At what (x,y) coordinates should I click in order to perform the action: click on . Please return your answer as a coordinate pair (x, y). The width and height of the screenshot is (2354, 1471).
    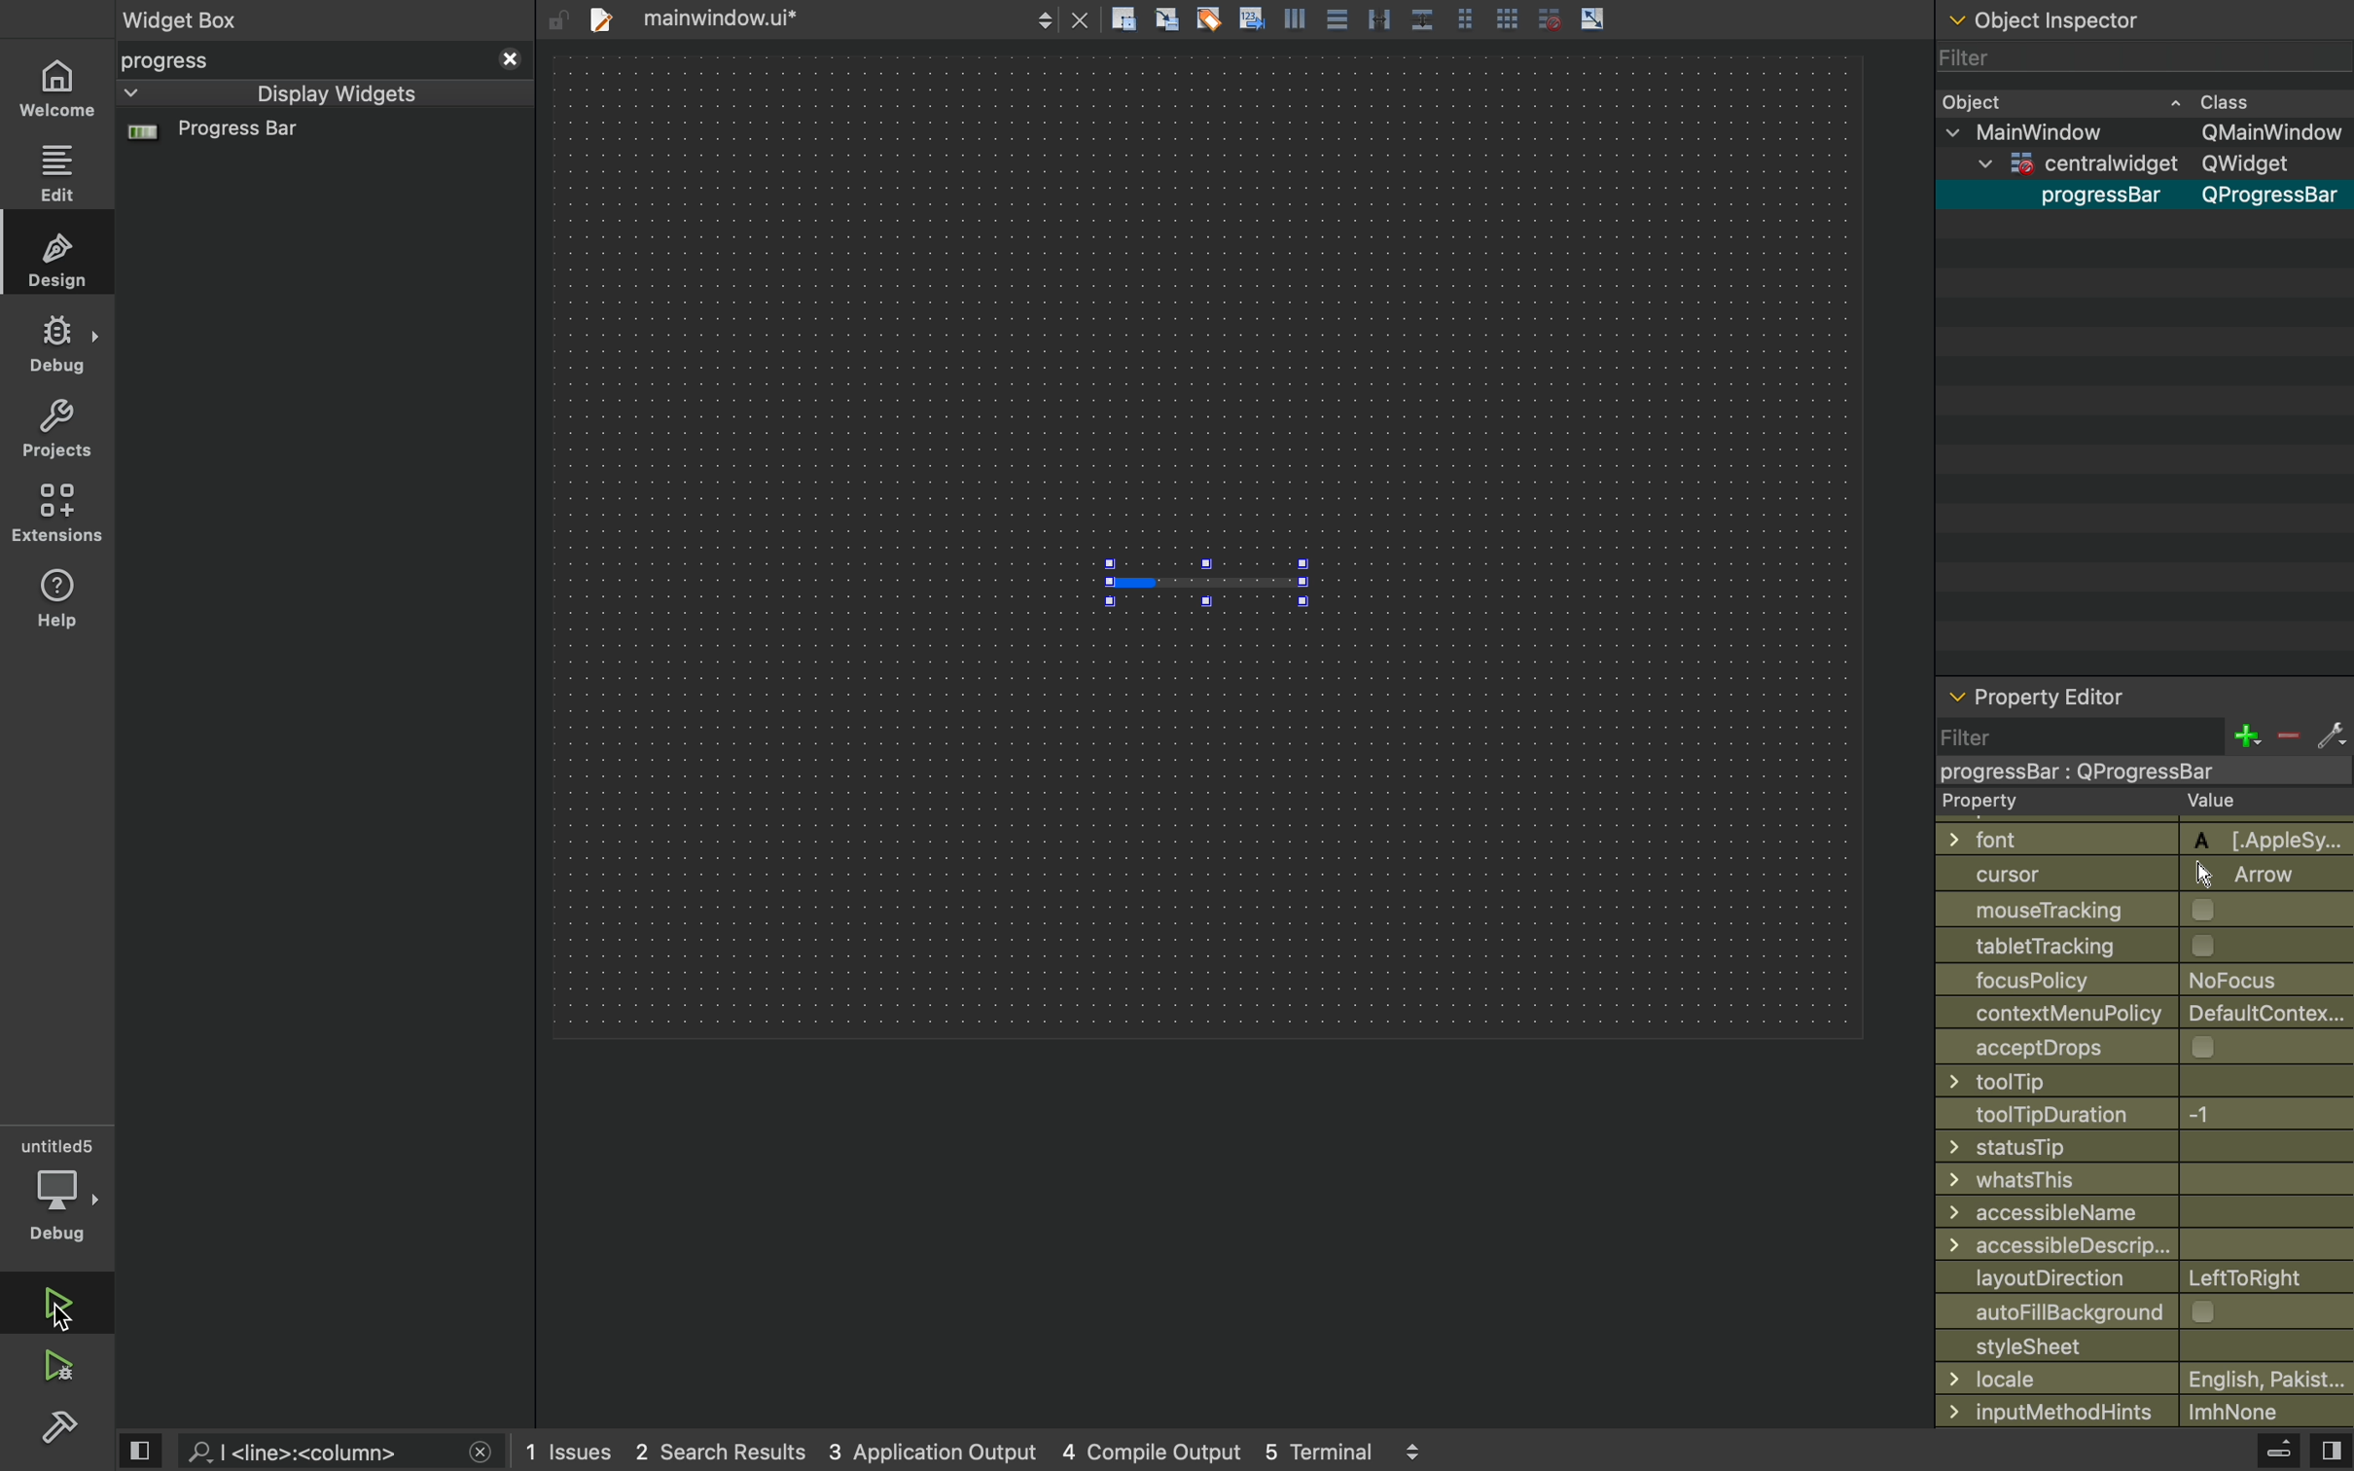
    Looking at the image, I should click on (131, 1453).